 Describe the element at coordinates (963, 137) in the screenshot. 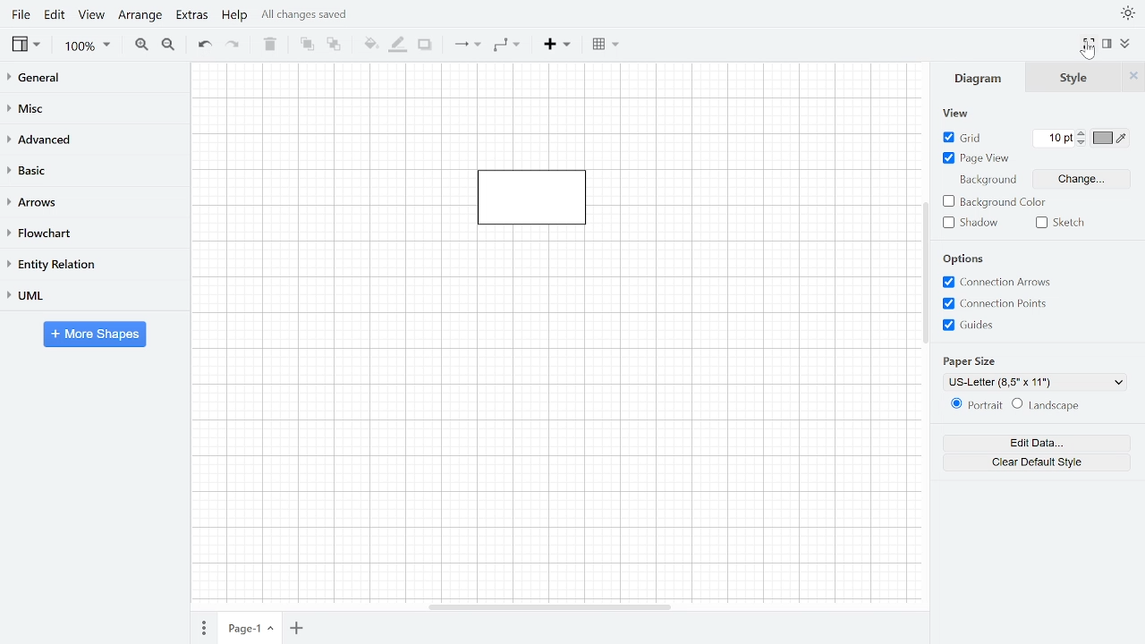

I see `Grid` at that location.